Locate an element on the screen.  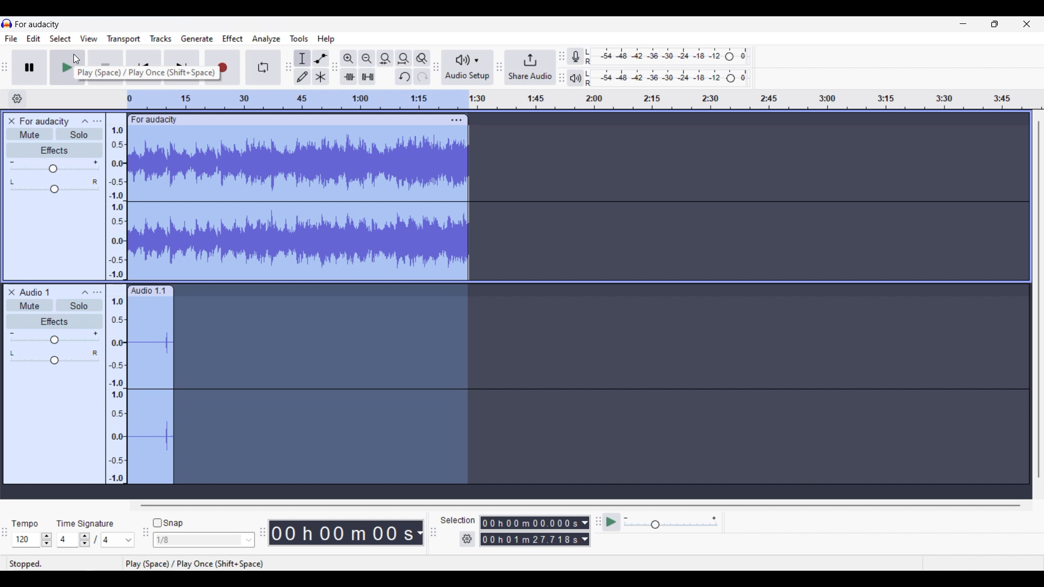
Trim audio outside selection is located at coordinates (349, 77).